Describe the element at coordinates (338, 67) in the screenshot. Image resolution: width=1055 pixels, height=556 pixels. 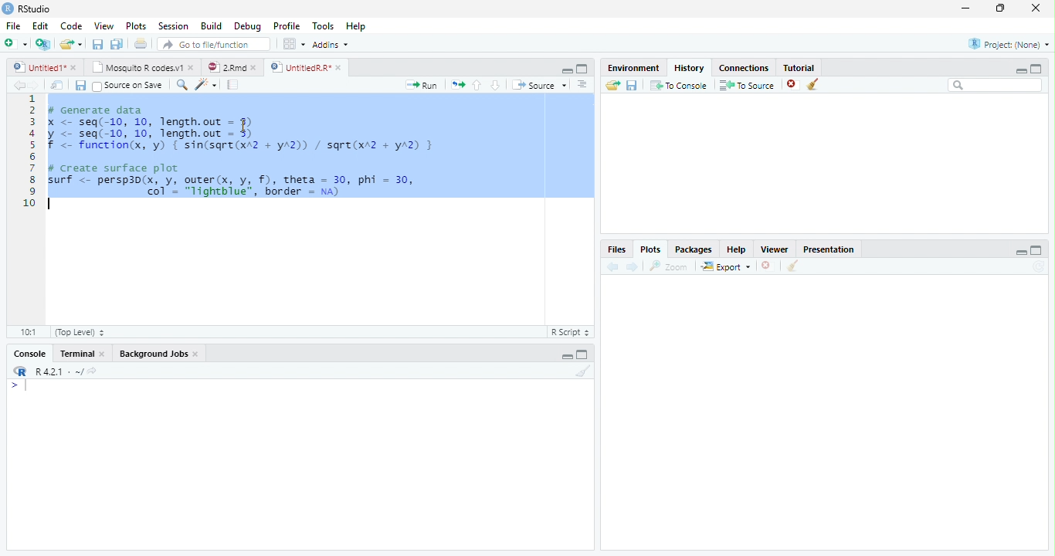
I see `close` at that location.